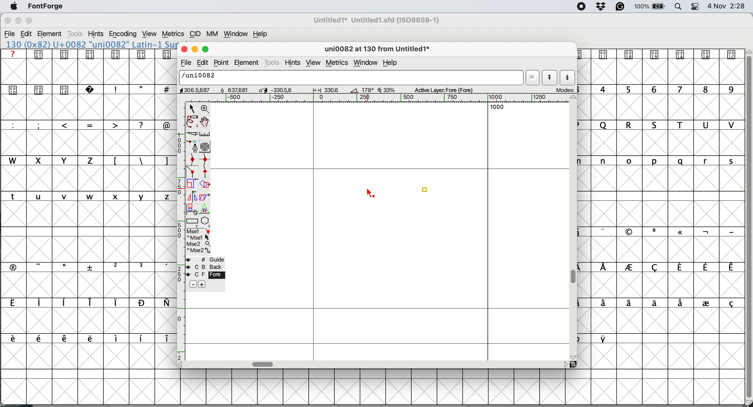 This screenshot has width=753, height=407. What do you see at coordinates (602, 6) in the screenshot?
I see `dropbox` at bounding box center [602, 6].